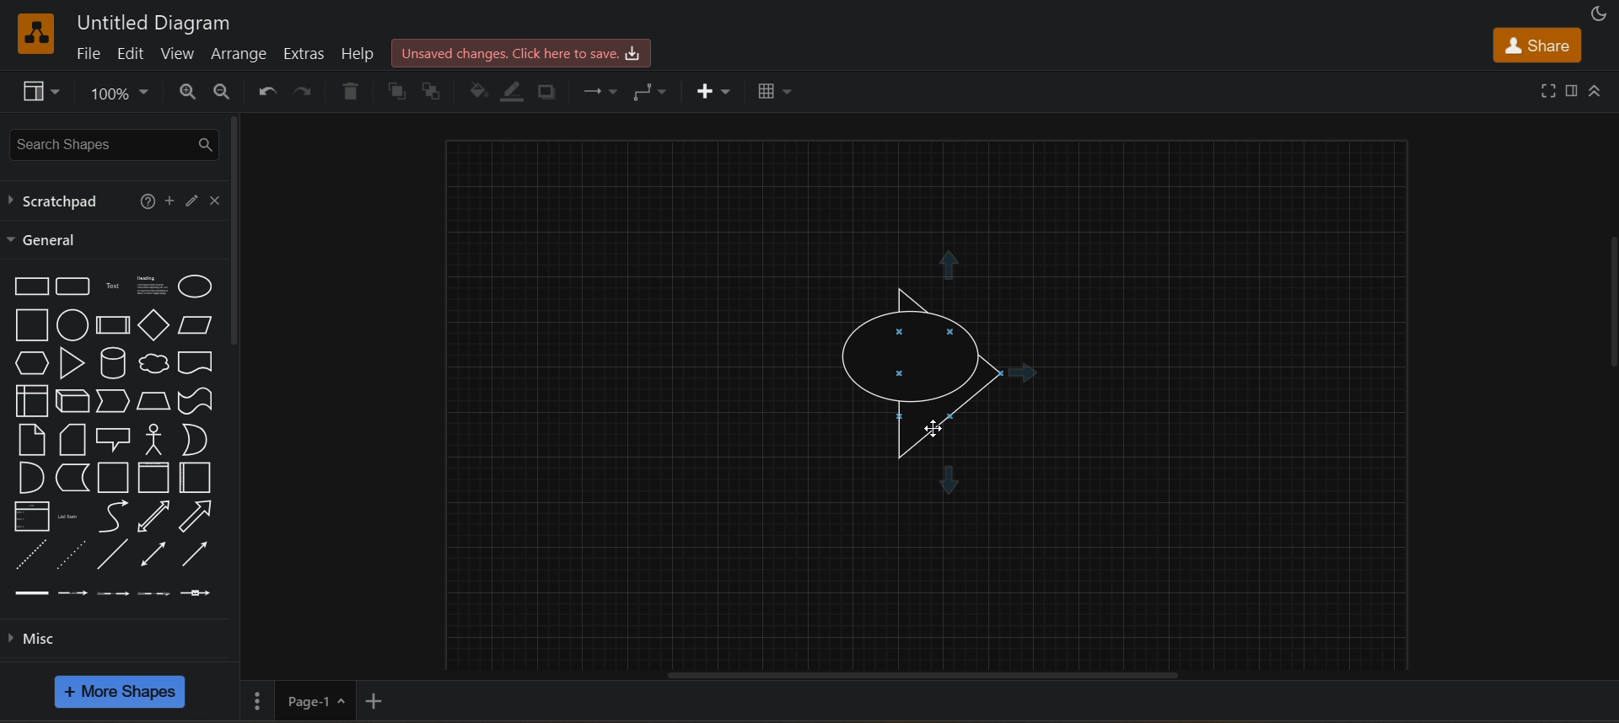  What do you see at coordinates (38, 91) in the screenshot?
I see `view` at bounding box center [38, 91].